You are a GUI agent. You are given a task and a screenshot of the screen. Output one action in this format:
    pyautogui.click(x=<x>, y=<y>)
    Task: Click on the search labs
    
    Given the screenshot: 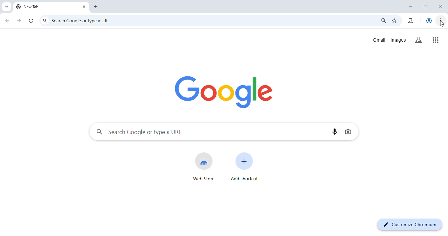 What is the action you would take?
    pyautogui.click(x=419, y=40)
    